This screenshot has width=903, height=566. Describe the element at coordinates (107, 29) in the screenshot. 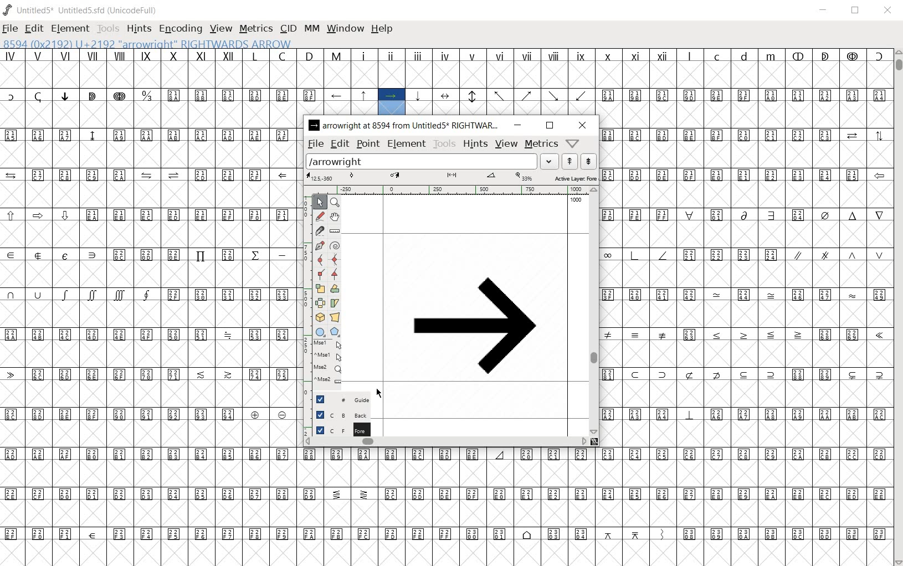

I see `TOOLS` at that location.